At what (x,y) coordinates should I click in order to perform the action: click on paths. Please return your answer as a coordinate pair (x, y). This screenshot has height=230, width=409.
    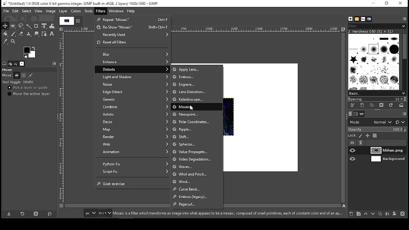
    Looking at the image, I should click on (362, 114).